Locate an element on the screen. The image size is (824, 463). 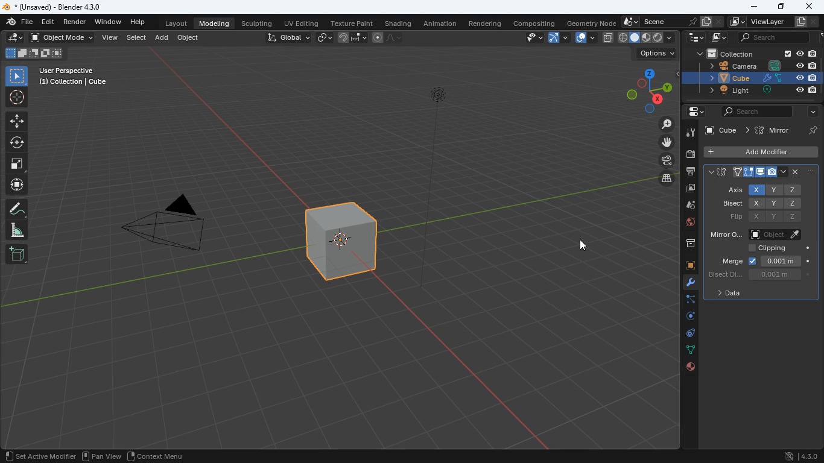
light is located at coordinates (721, 90).